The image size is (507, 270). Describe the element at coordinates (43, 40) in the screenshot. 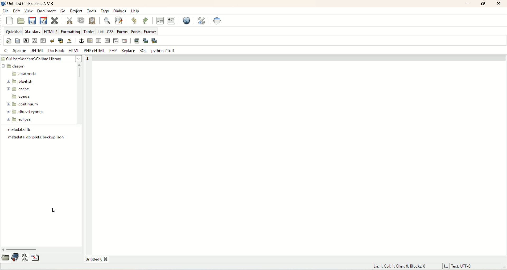

I see `paragraph` at that location.